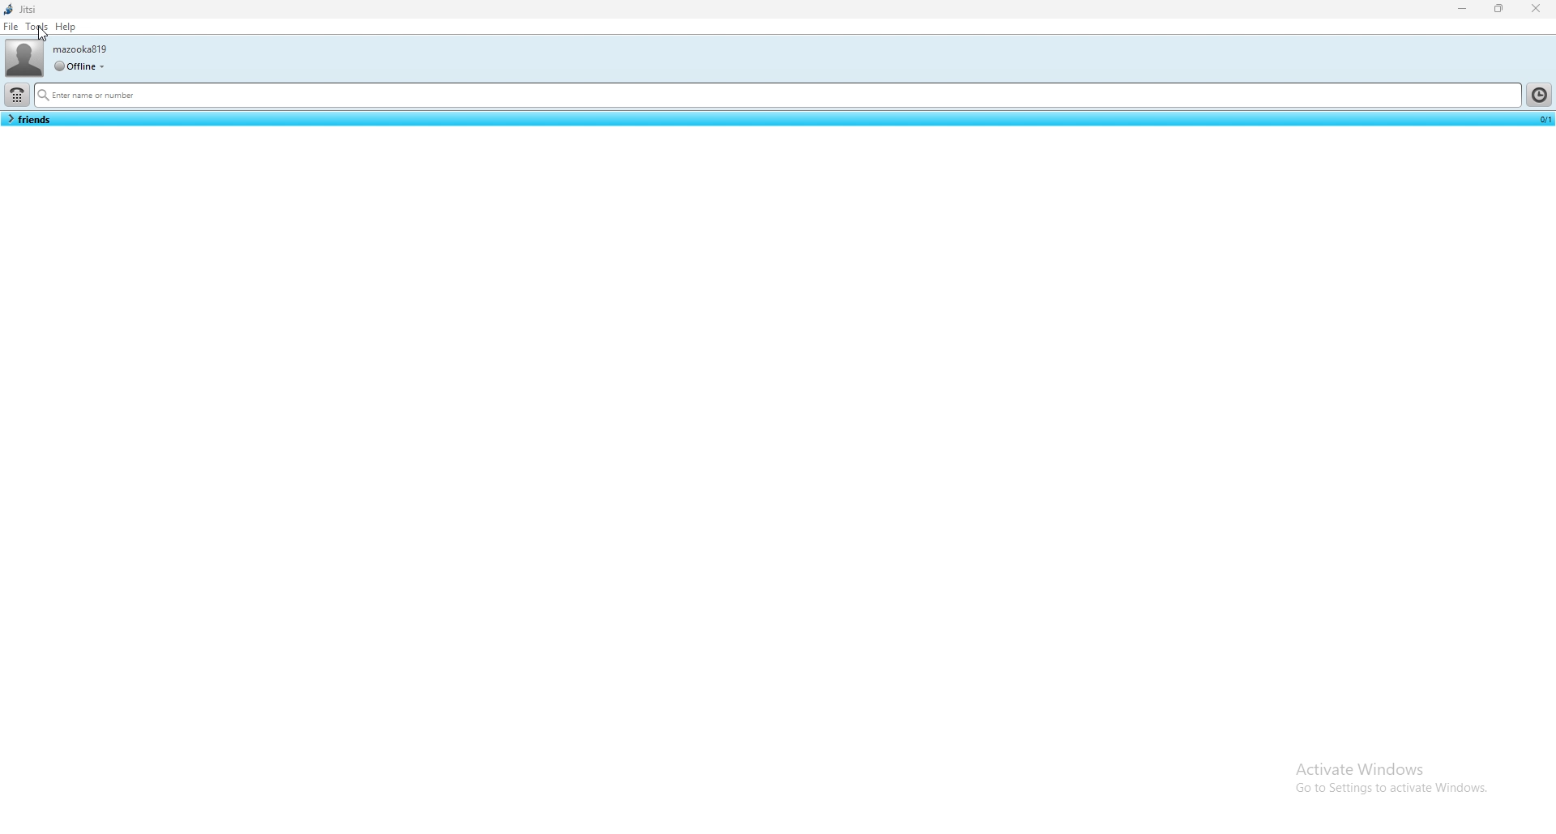 The width and height of the screenshot is (1556, 834). What do you see at coordinates (1536, 8) in the screenshot?
I see `close` at bounding box center [1536, 8].